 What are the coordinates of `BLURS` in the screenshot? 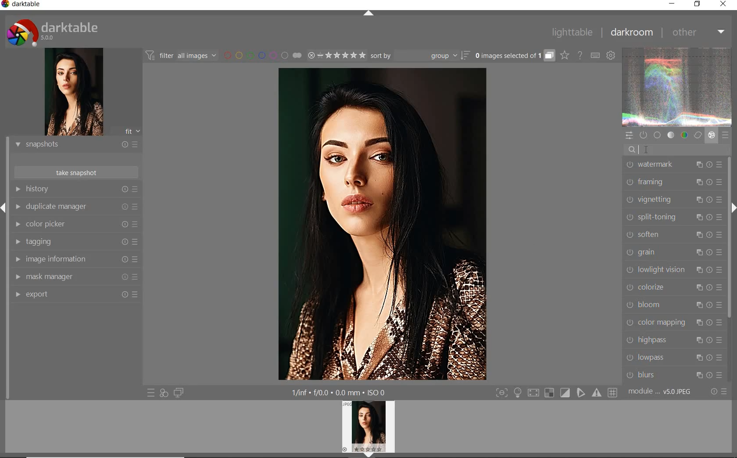 It's located at (676, 375).